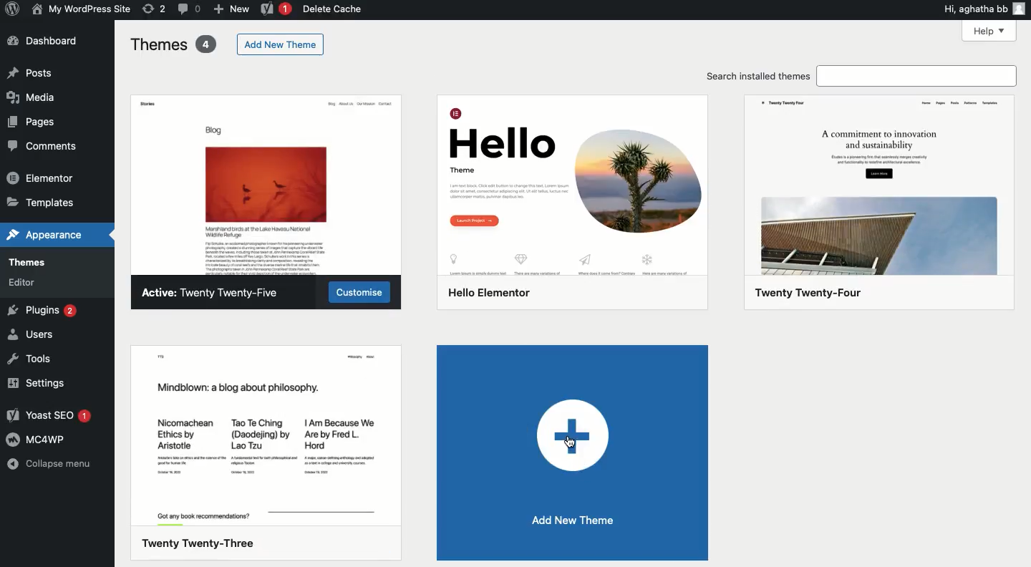 Image resolution: width=1031 pixels, height=567 pixels. What do you see at coordinates (337, 9) in the screenshot?
I see `Delete cache` at bounding box center [337, 9].